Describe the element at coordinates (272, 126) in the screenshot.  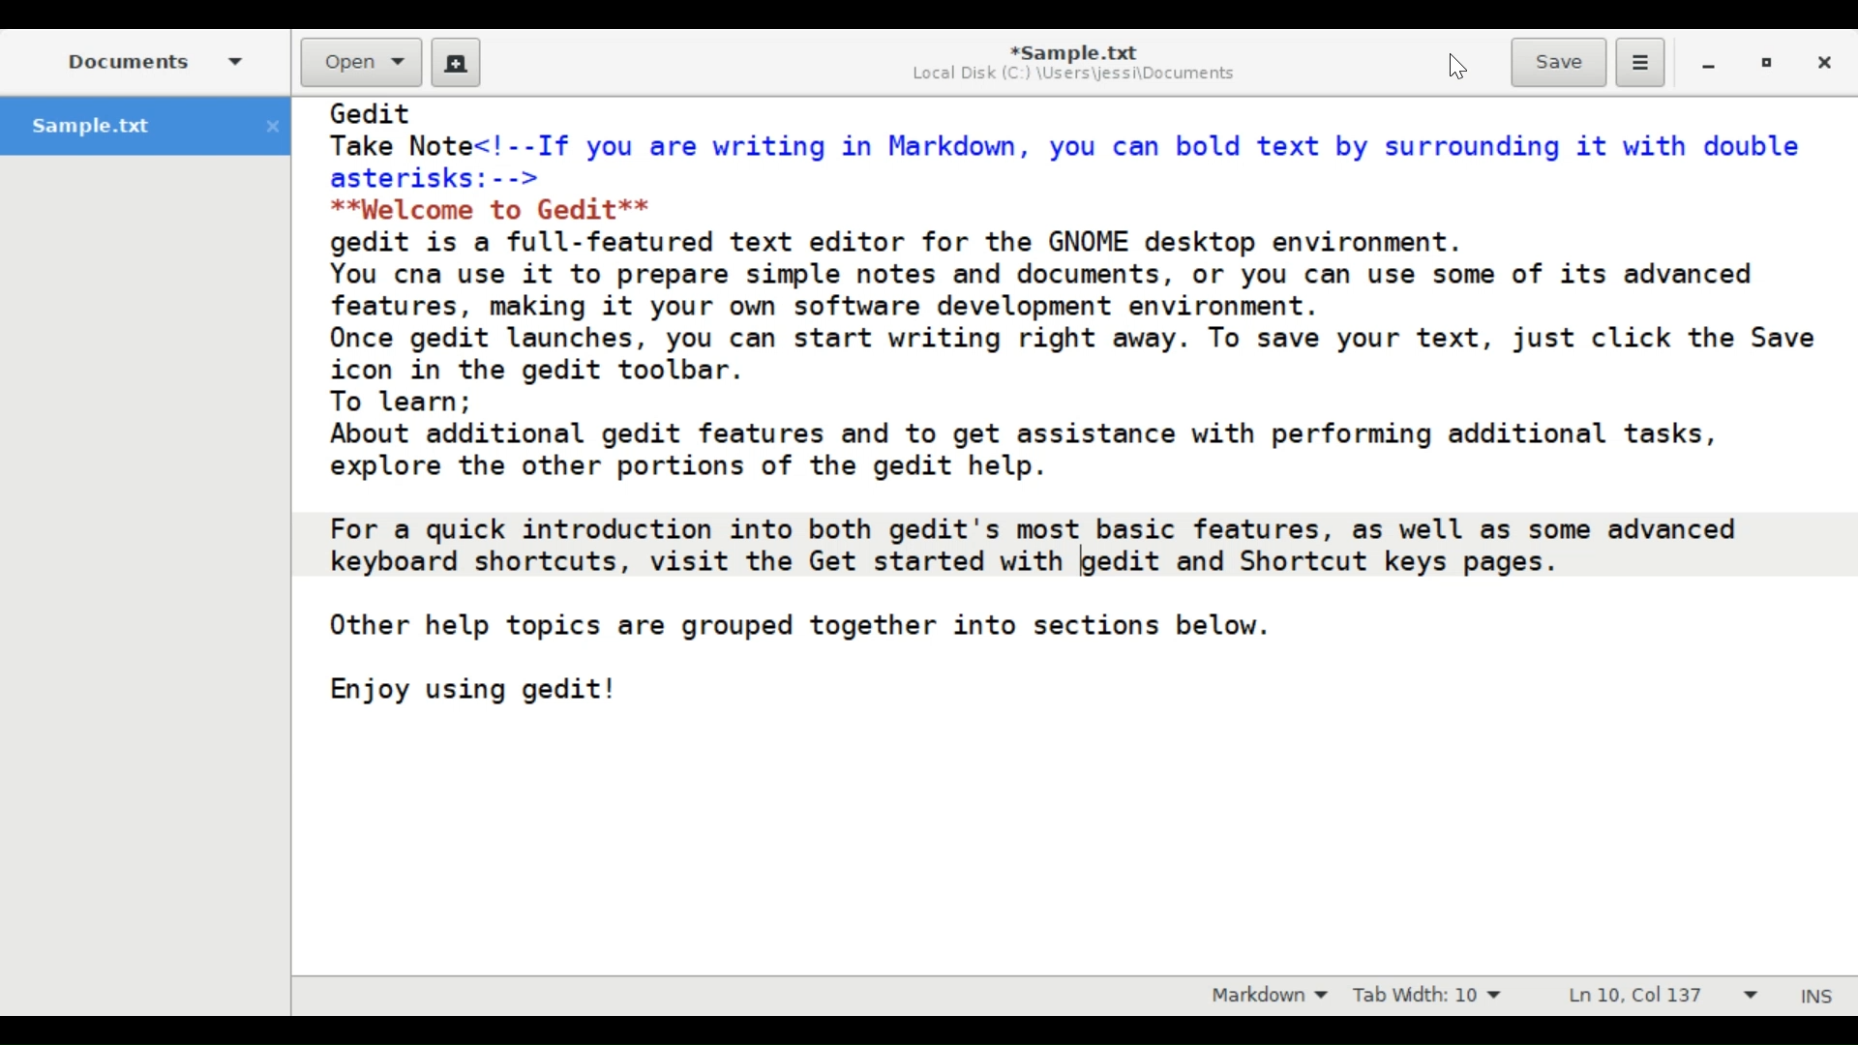
I see `close file` at that location.